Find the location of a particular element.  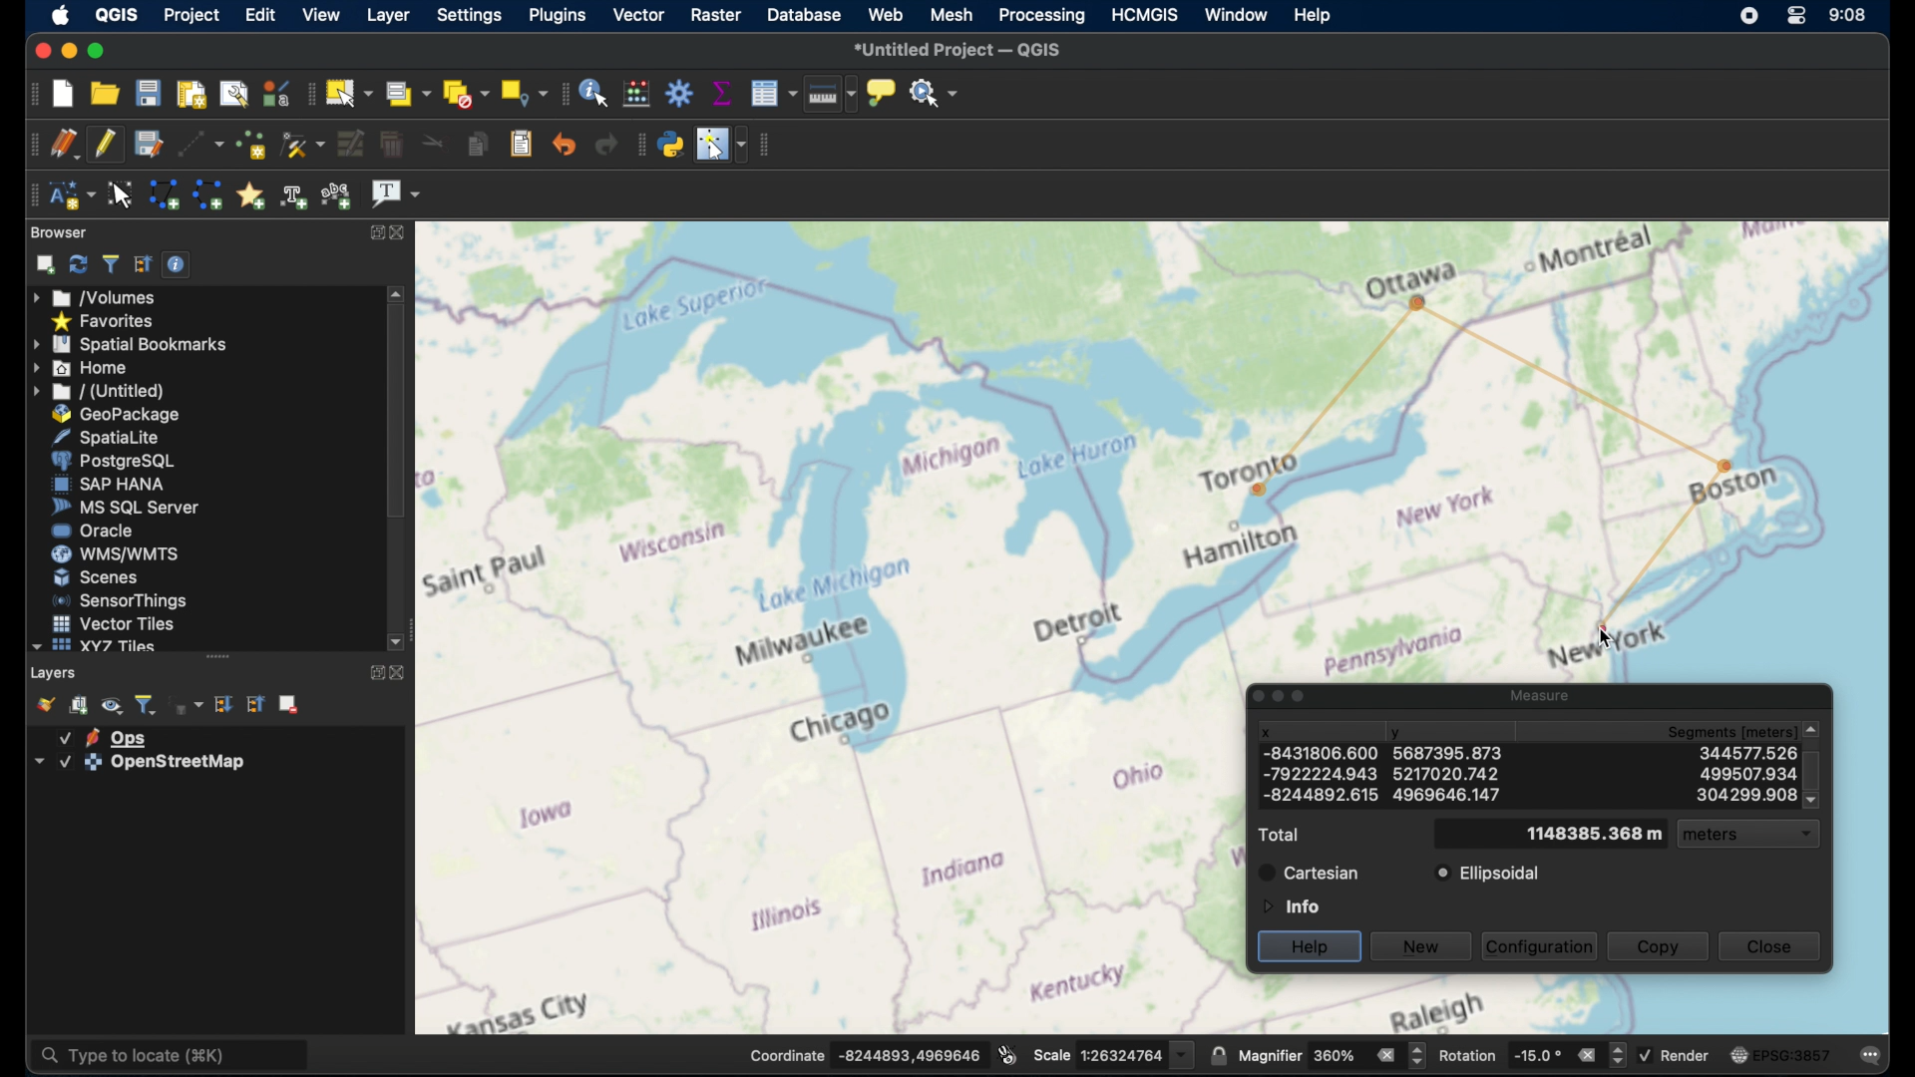

create line annotation is located at coordinates (207, 194).